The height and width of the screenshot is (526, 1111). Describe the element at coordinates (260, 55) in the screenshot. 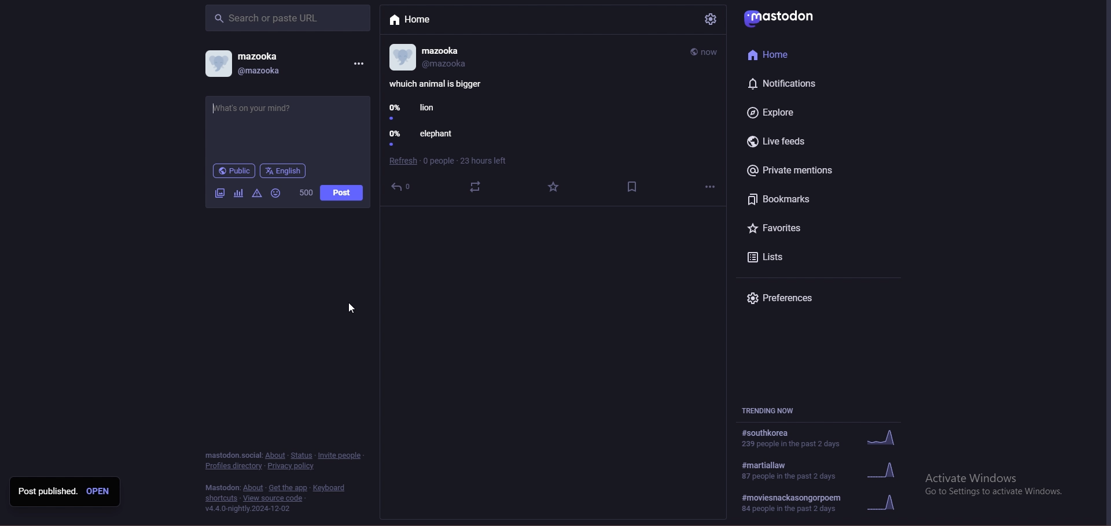

I see `mazooka` at that location.